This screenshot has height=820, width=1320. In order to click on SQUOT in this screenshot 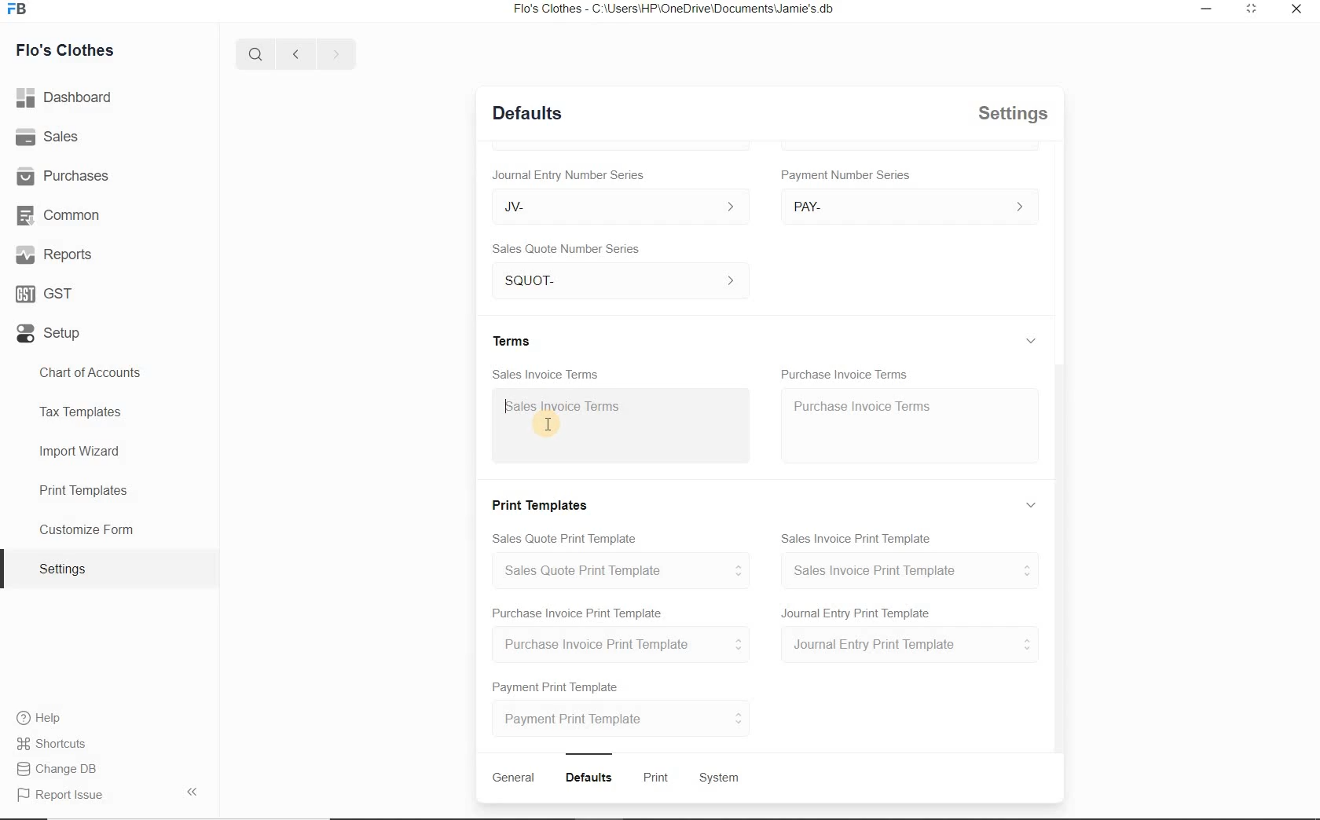, I will do `click(625, 278)`.